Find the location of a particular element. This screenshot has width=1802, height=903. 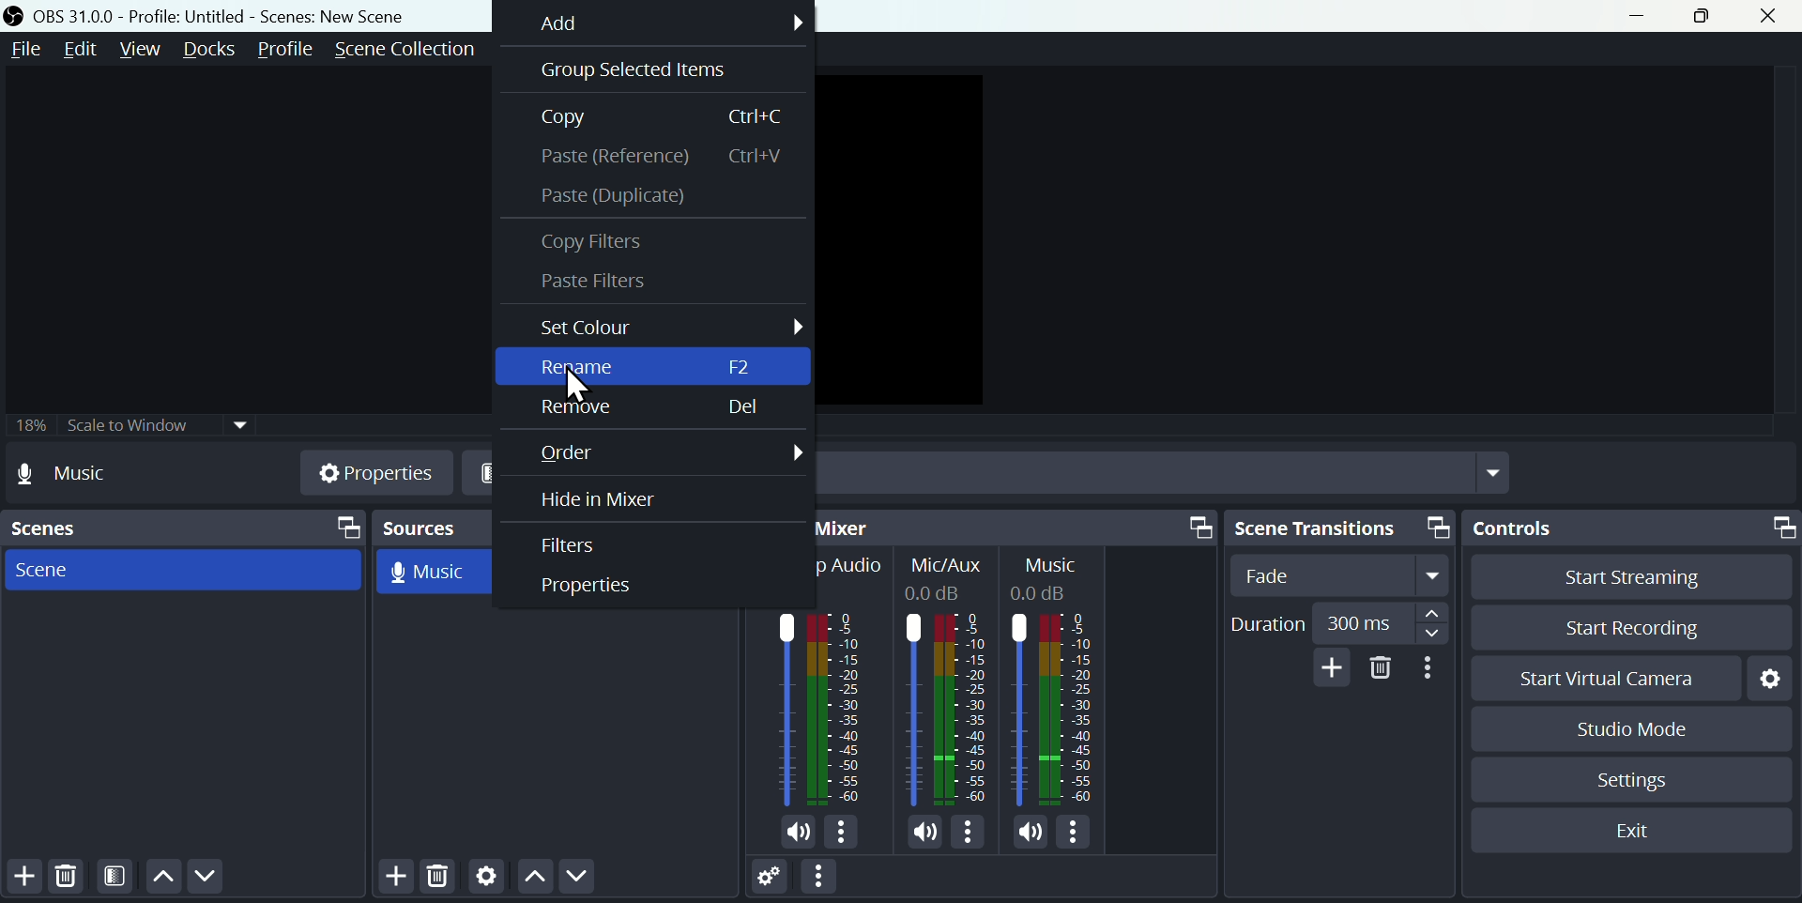

Start recording is located at coordinates (1631, 622).